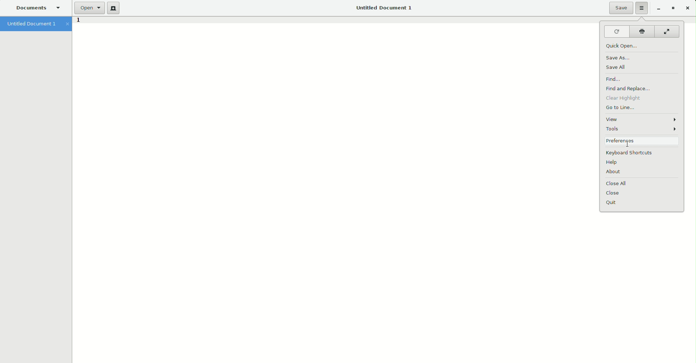 The height and width of the screenshot is (363, 696). Describe the element at coordinates (622, 45) in the screenshot. I see `Quick open` at that location.